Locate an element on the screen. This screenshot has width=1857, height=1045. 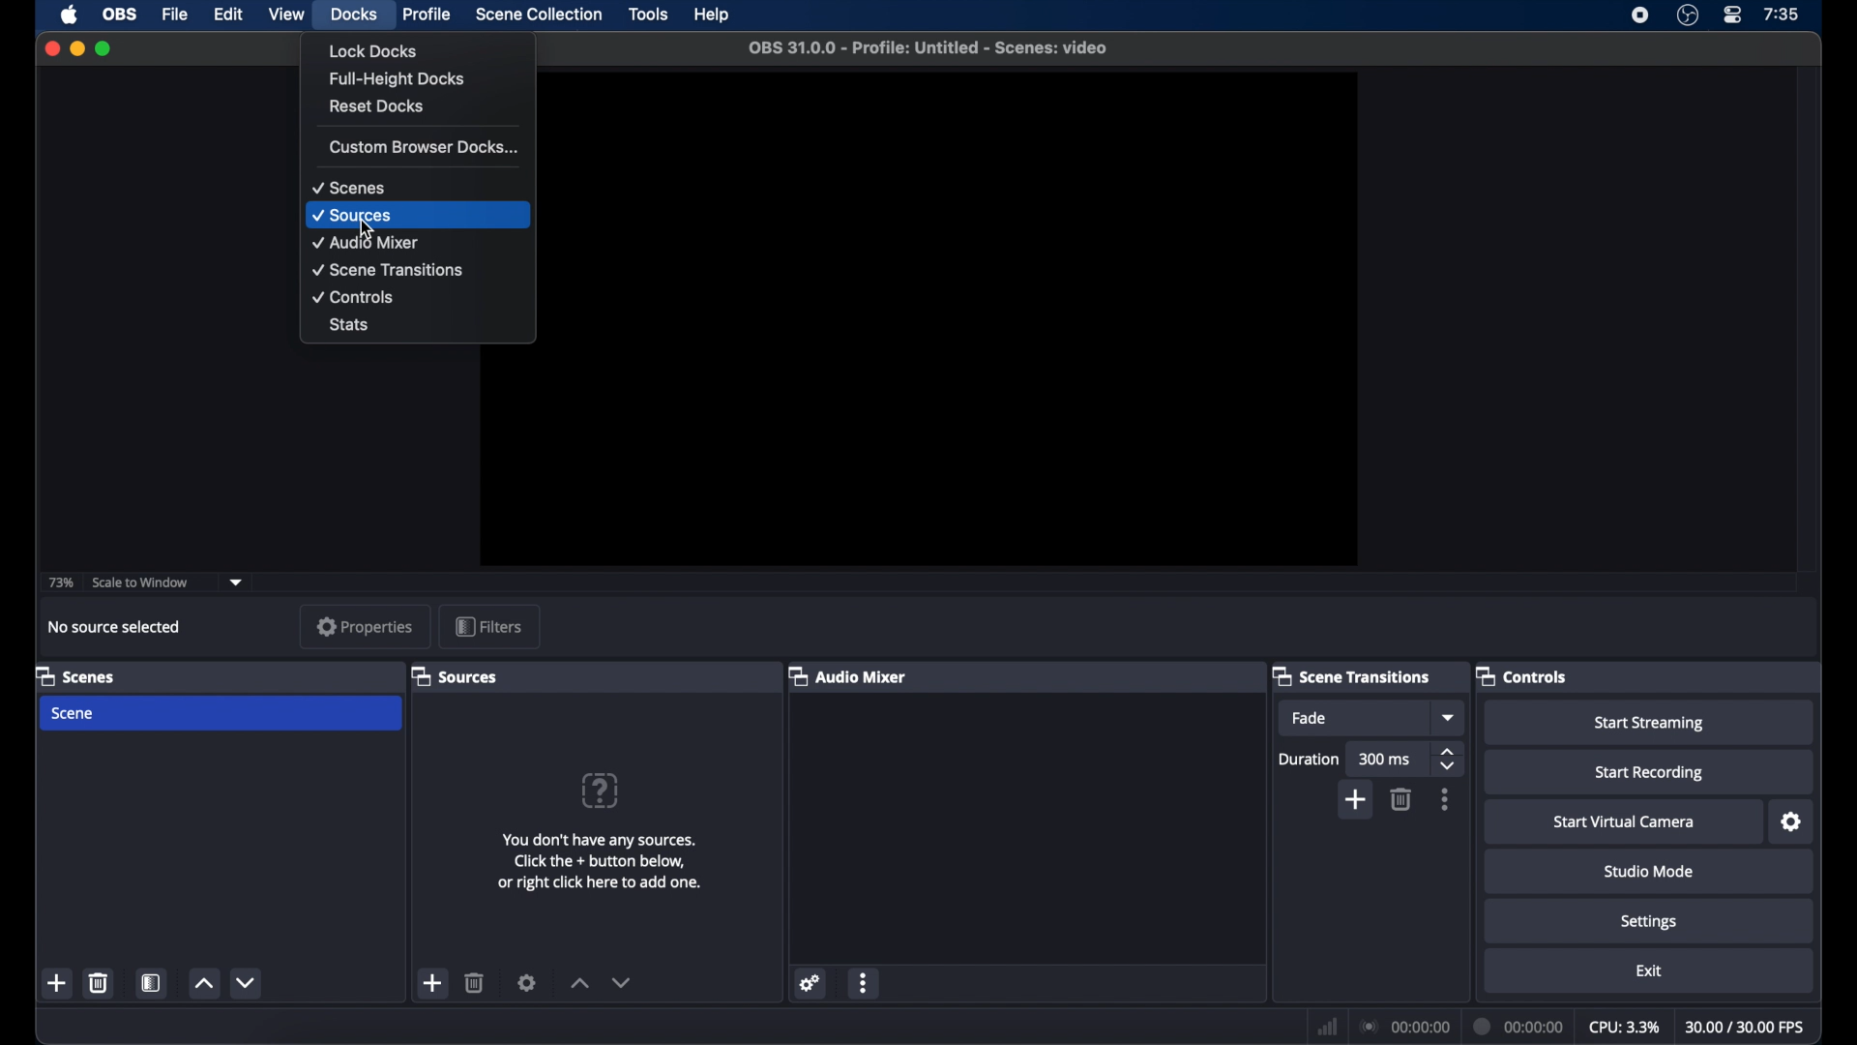
dropdown is located at coordinates (1447, 718).